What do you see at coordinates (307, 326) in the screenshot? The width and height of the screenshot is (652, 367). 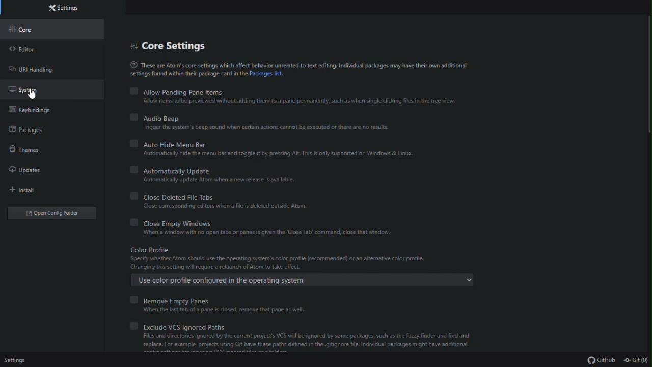 I see `Exclude vcs ignored paths` at bounding box center [307, 326].